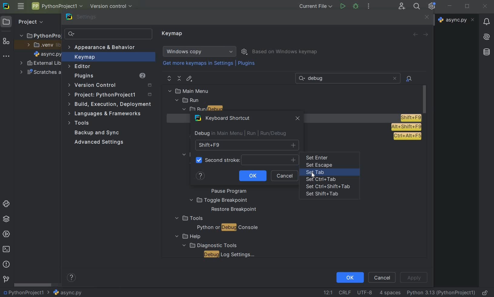  I want to click on edit shortcut, so click(189, 79).